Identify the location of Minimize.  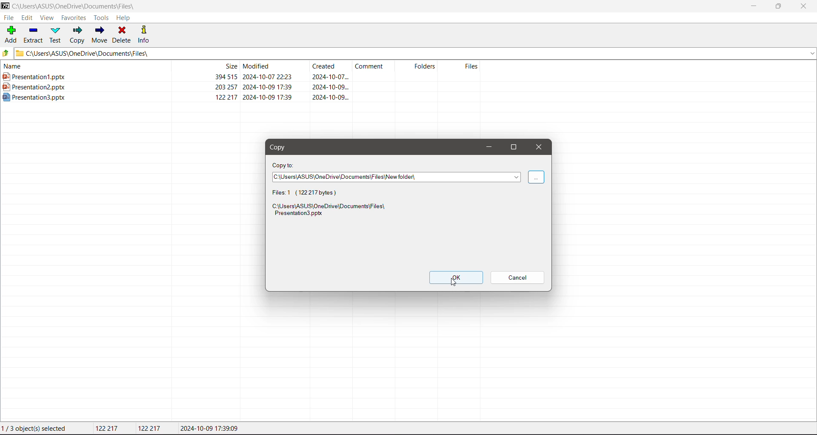
(753, 6).